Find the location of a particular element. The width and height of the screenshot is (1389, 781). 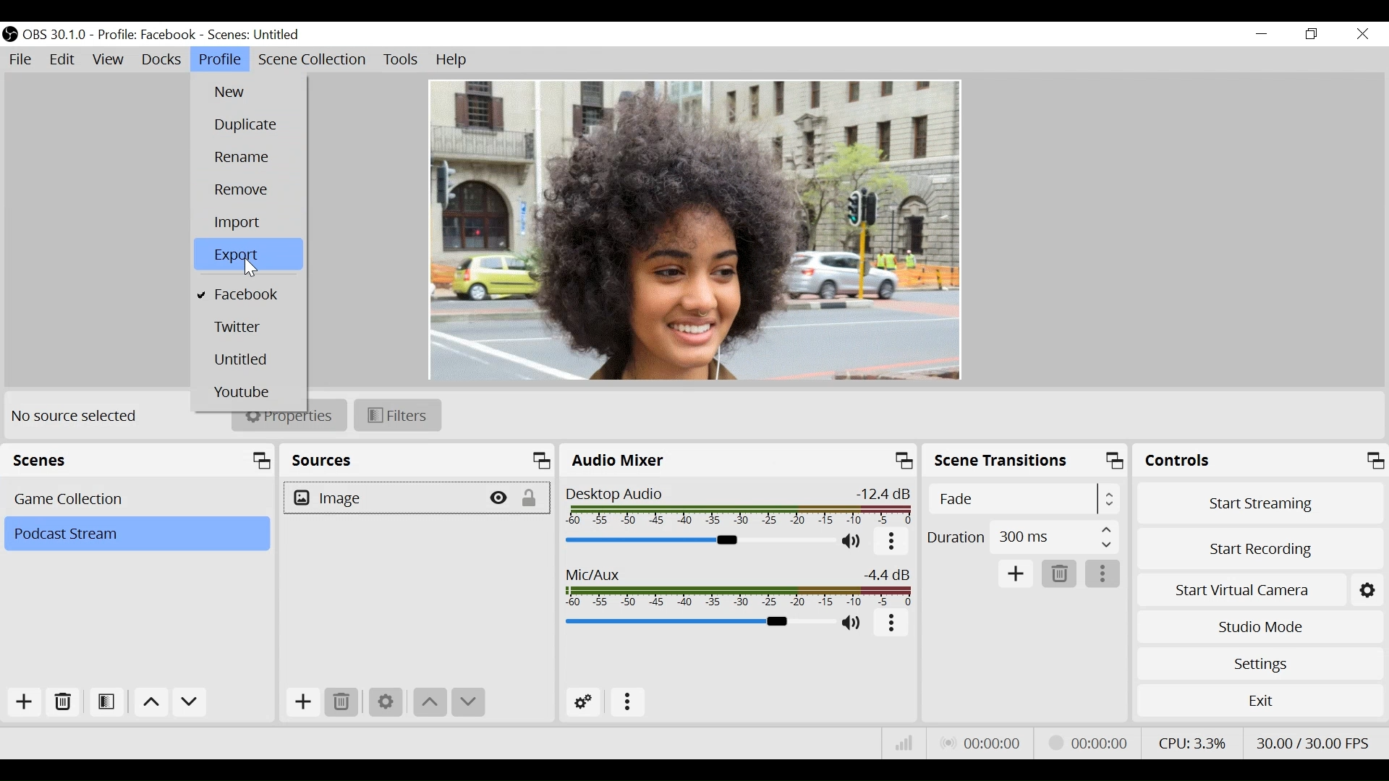

Stream Status is located at coordinates (1097, 743).